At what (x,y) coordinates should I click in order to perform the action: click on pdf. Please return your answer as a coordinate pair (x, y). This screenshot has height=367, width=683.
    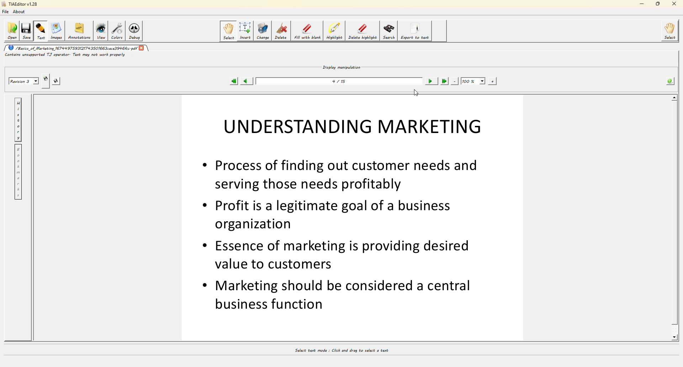
    Looking at the image, I should click on (72, 48).